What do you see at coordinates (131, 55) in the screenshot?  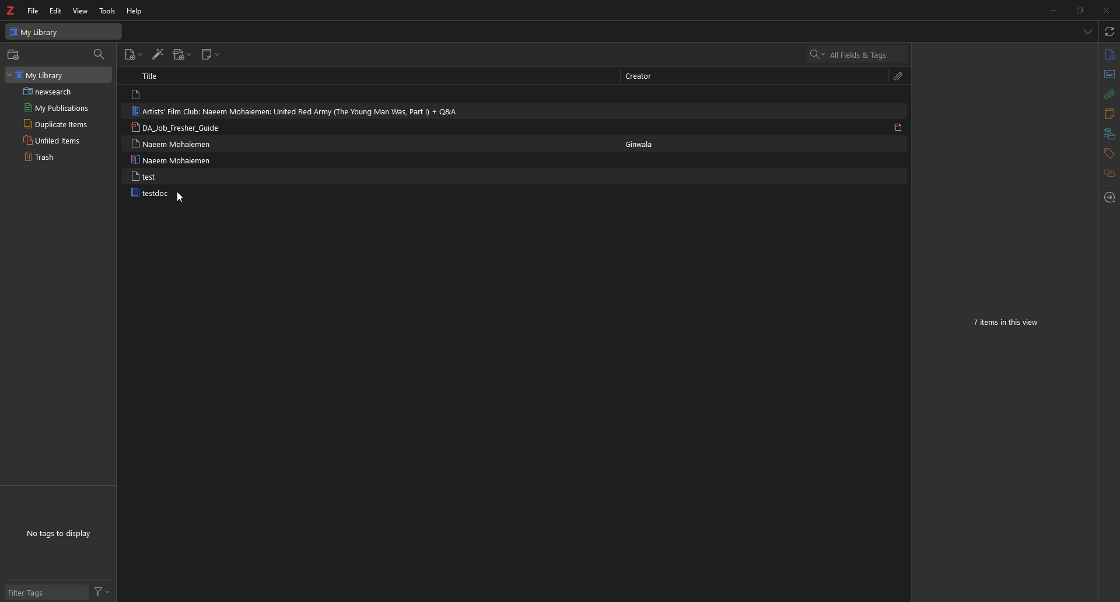 I see `new item` at bounding box center [131, 55].